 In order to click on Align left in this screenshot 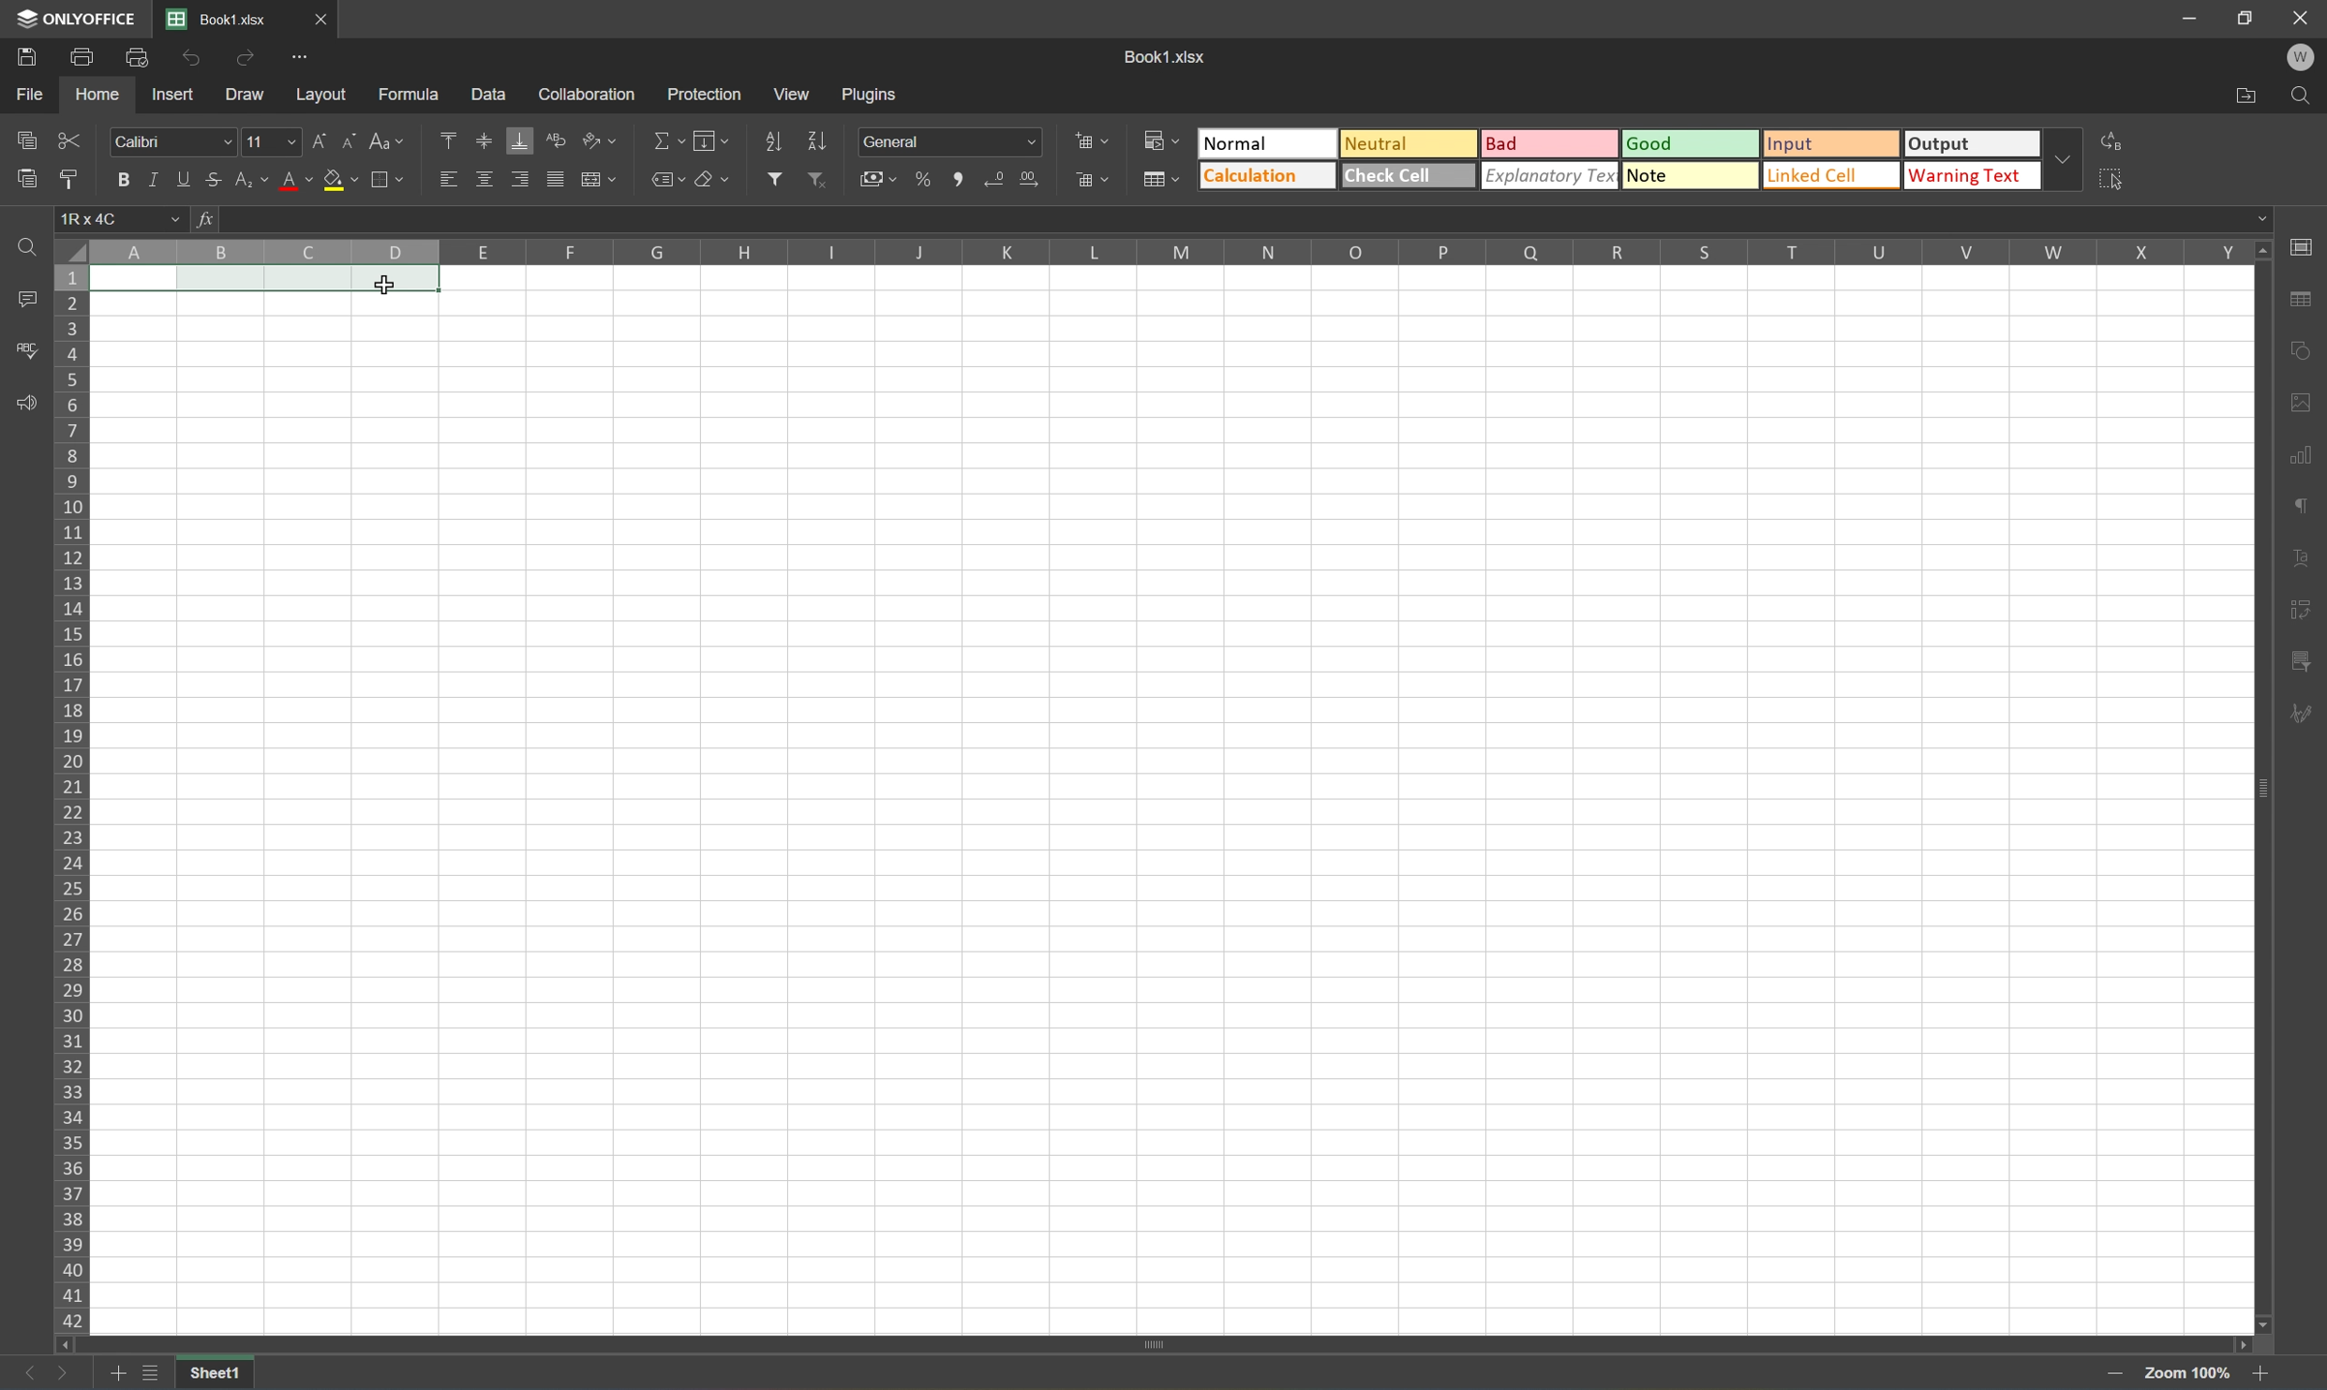, I will do `click(446, 181)`.